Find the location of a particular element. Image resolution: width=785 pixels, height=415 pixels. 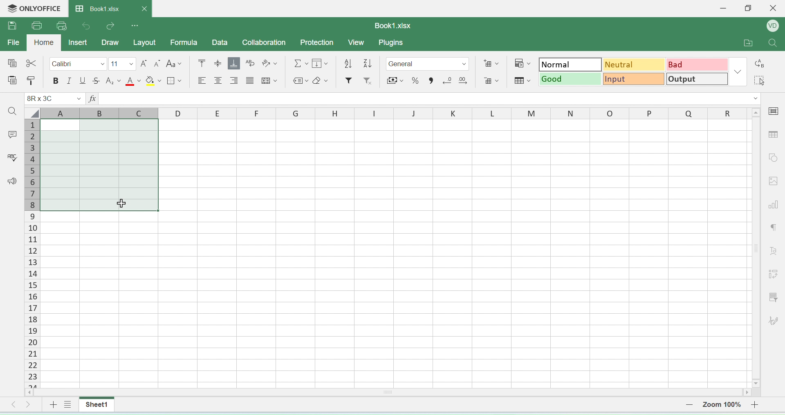

view sheet is located at coordinates (68, 406).